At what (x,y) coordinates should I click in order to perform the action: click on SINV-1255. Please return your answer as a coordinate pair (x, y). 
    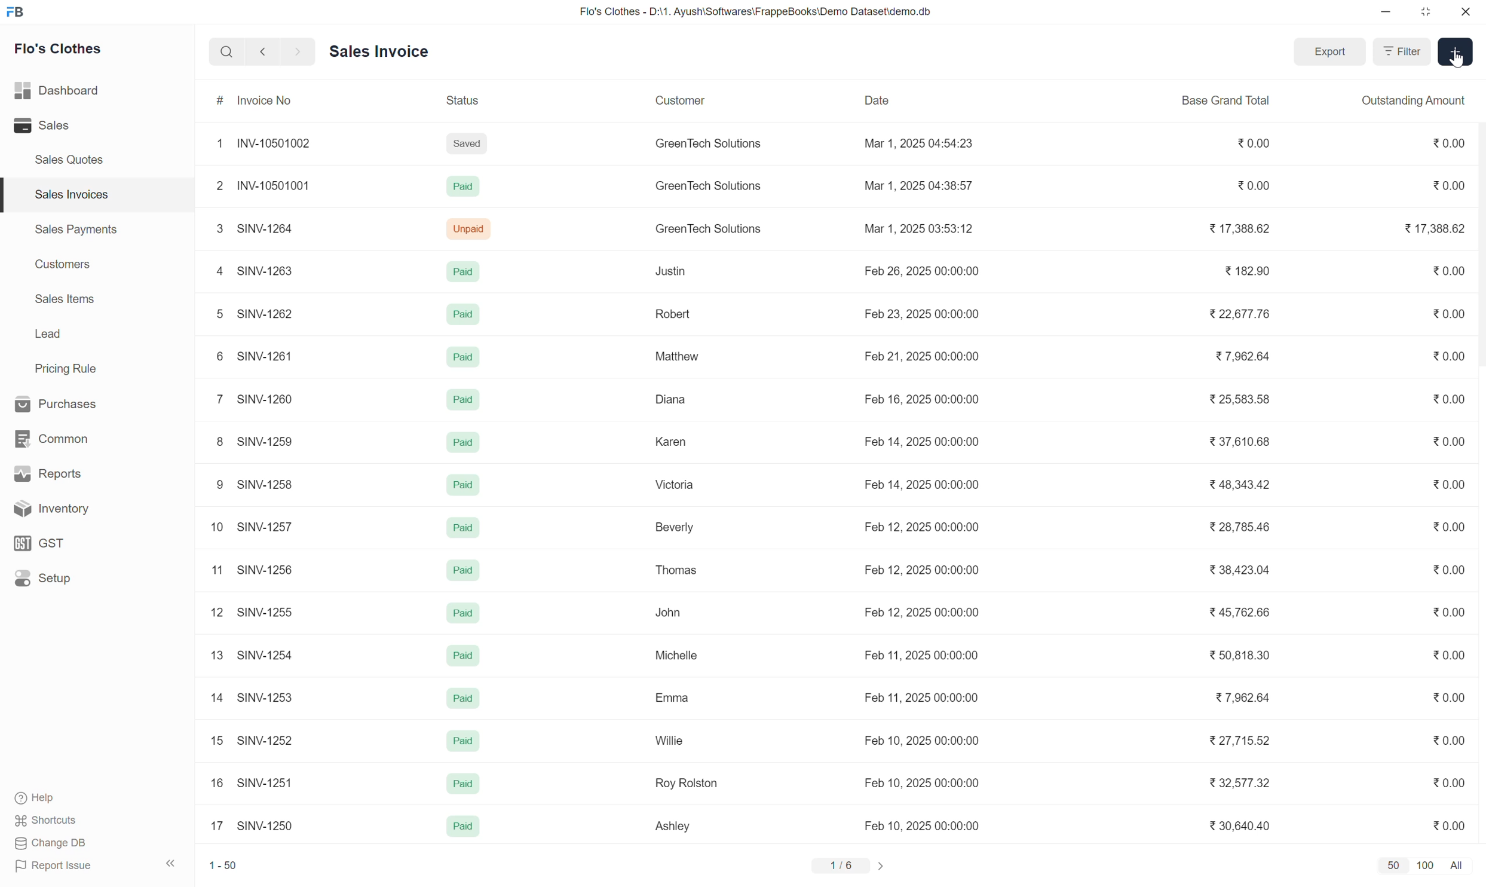
    Looking at the image, I should click on (265, 611).